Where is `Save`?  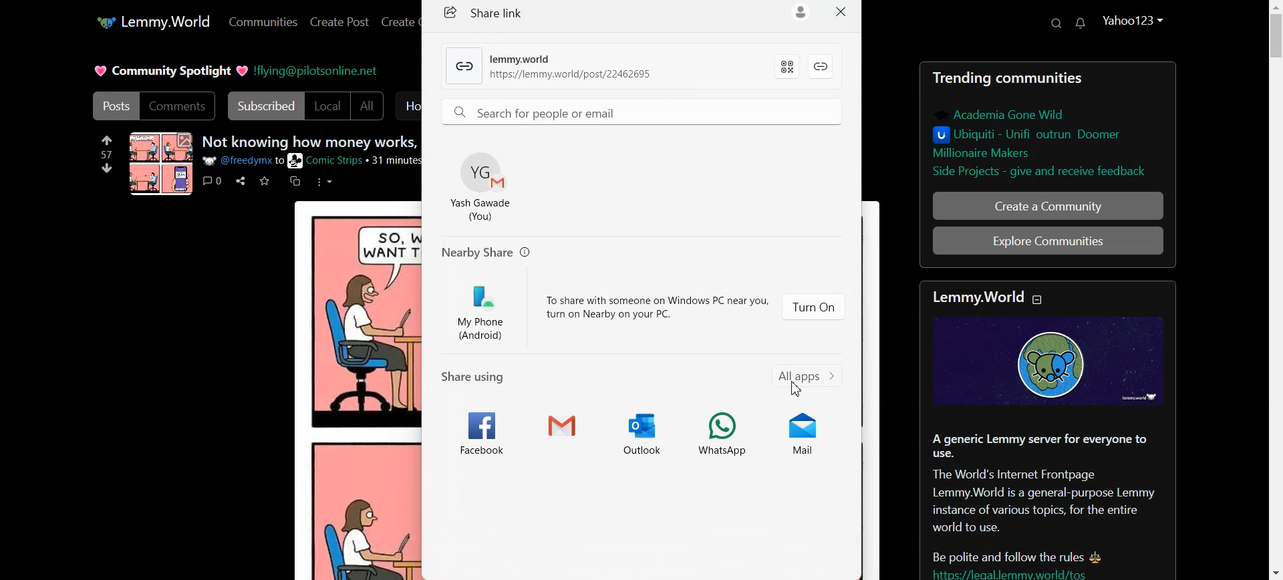 Save is located at coordinates (265, 180).